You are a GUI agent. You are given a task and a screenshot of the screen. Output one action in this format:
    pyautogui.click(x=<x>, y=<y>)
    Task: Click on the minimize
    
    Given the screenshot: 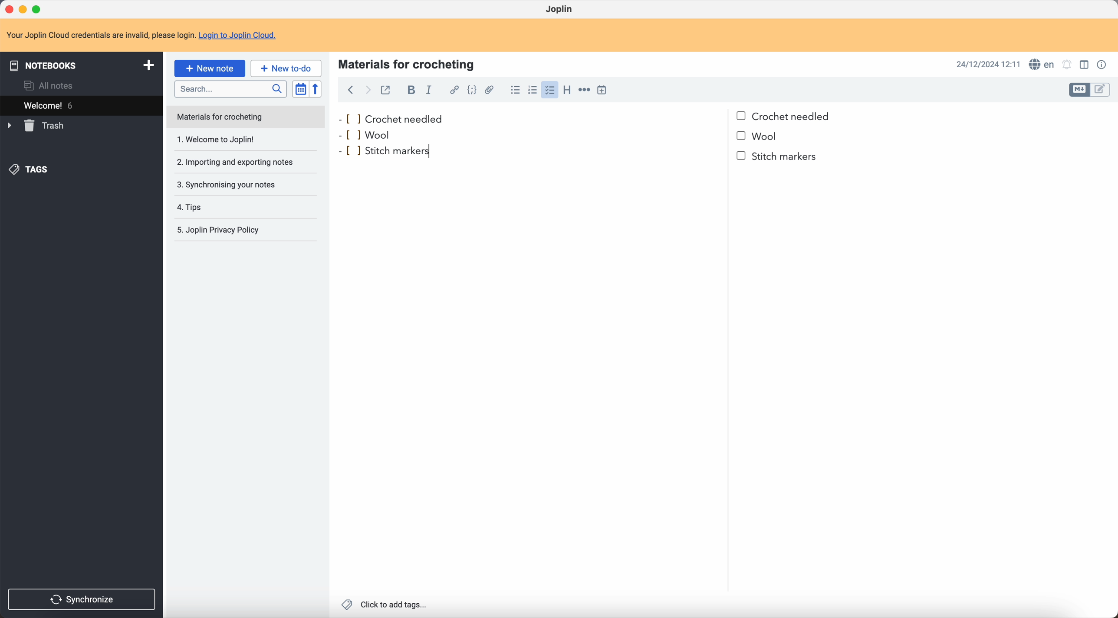 What is the action you would take?
    pyautogui.click(x=25, y=10)
    